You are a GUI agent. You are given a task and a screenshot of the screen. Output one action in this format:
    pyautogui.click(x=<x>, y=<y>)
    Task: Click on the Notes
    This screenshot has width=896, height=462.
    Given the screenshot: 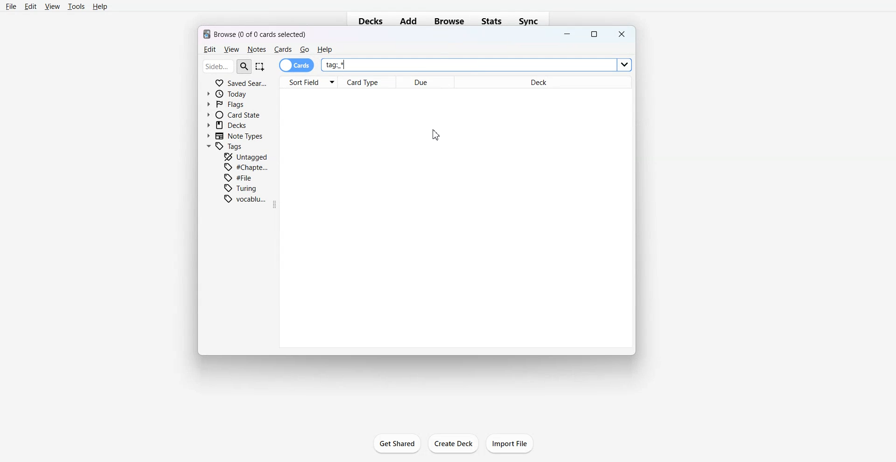 What is the action you would take?
    pyautogui.click(x=256, y=49)
    